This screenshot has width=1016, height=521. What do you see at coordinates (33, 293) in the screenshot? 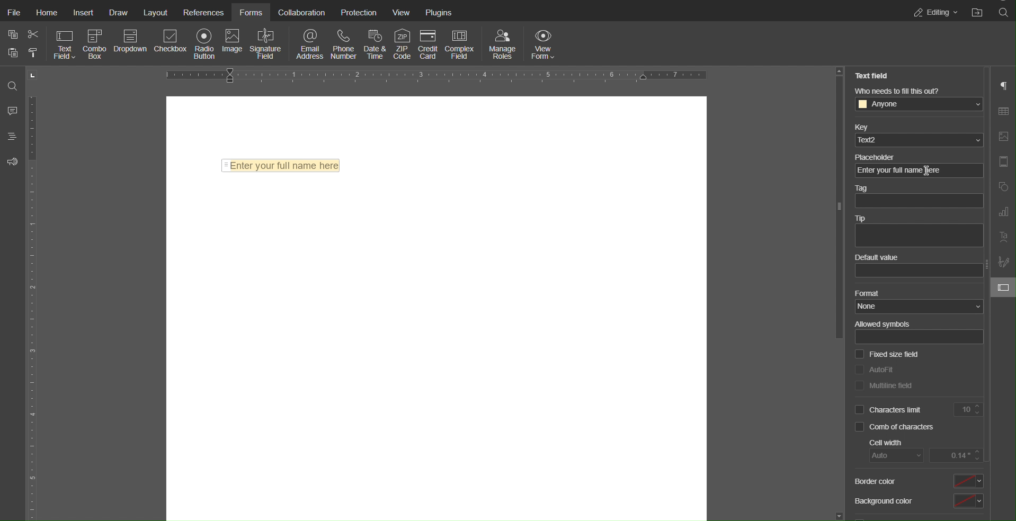
I see `Vertical Ruler` at bounding box center [33, 293].